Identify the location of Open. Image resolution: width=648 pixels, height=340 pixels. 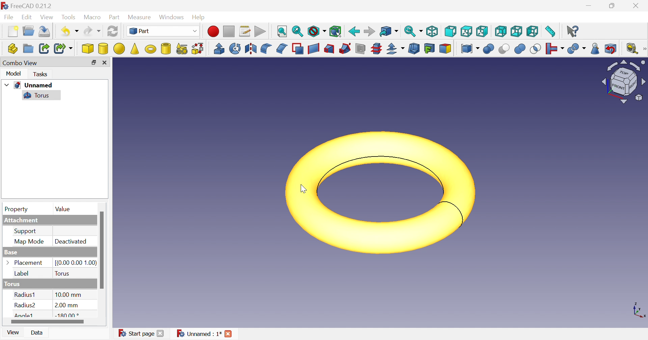
(29, 32).